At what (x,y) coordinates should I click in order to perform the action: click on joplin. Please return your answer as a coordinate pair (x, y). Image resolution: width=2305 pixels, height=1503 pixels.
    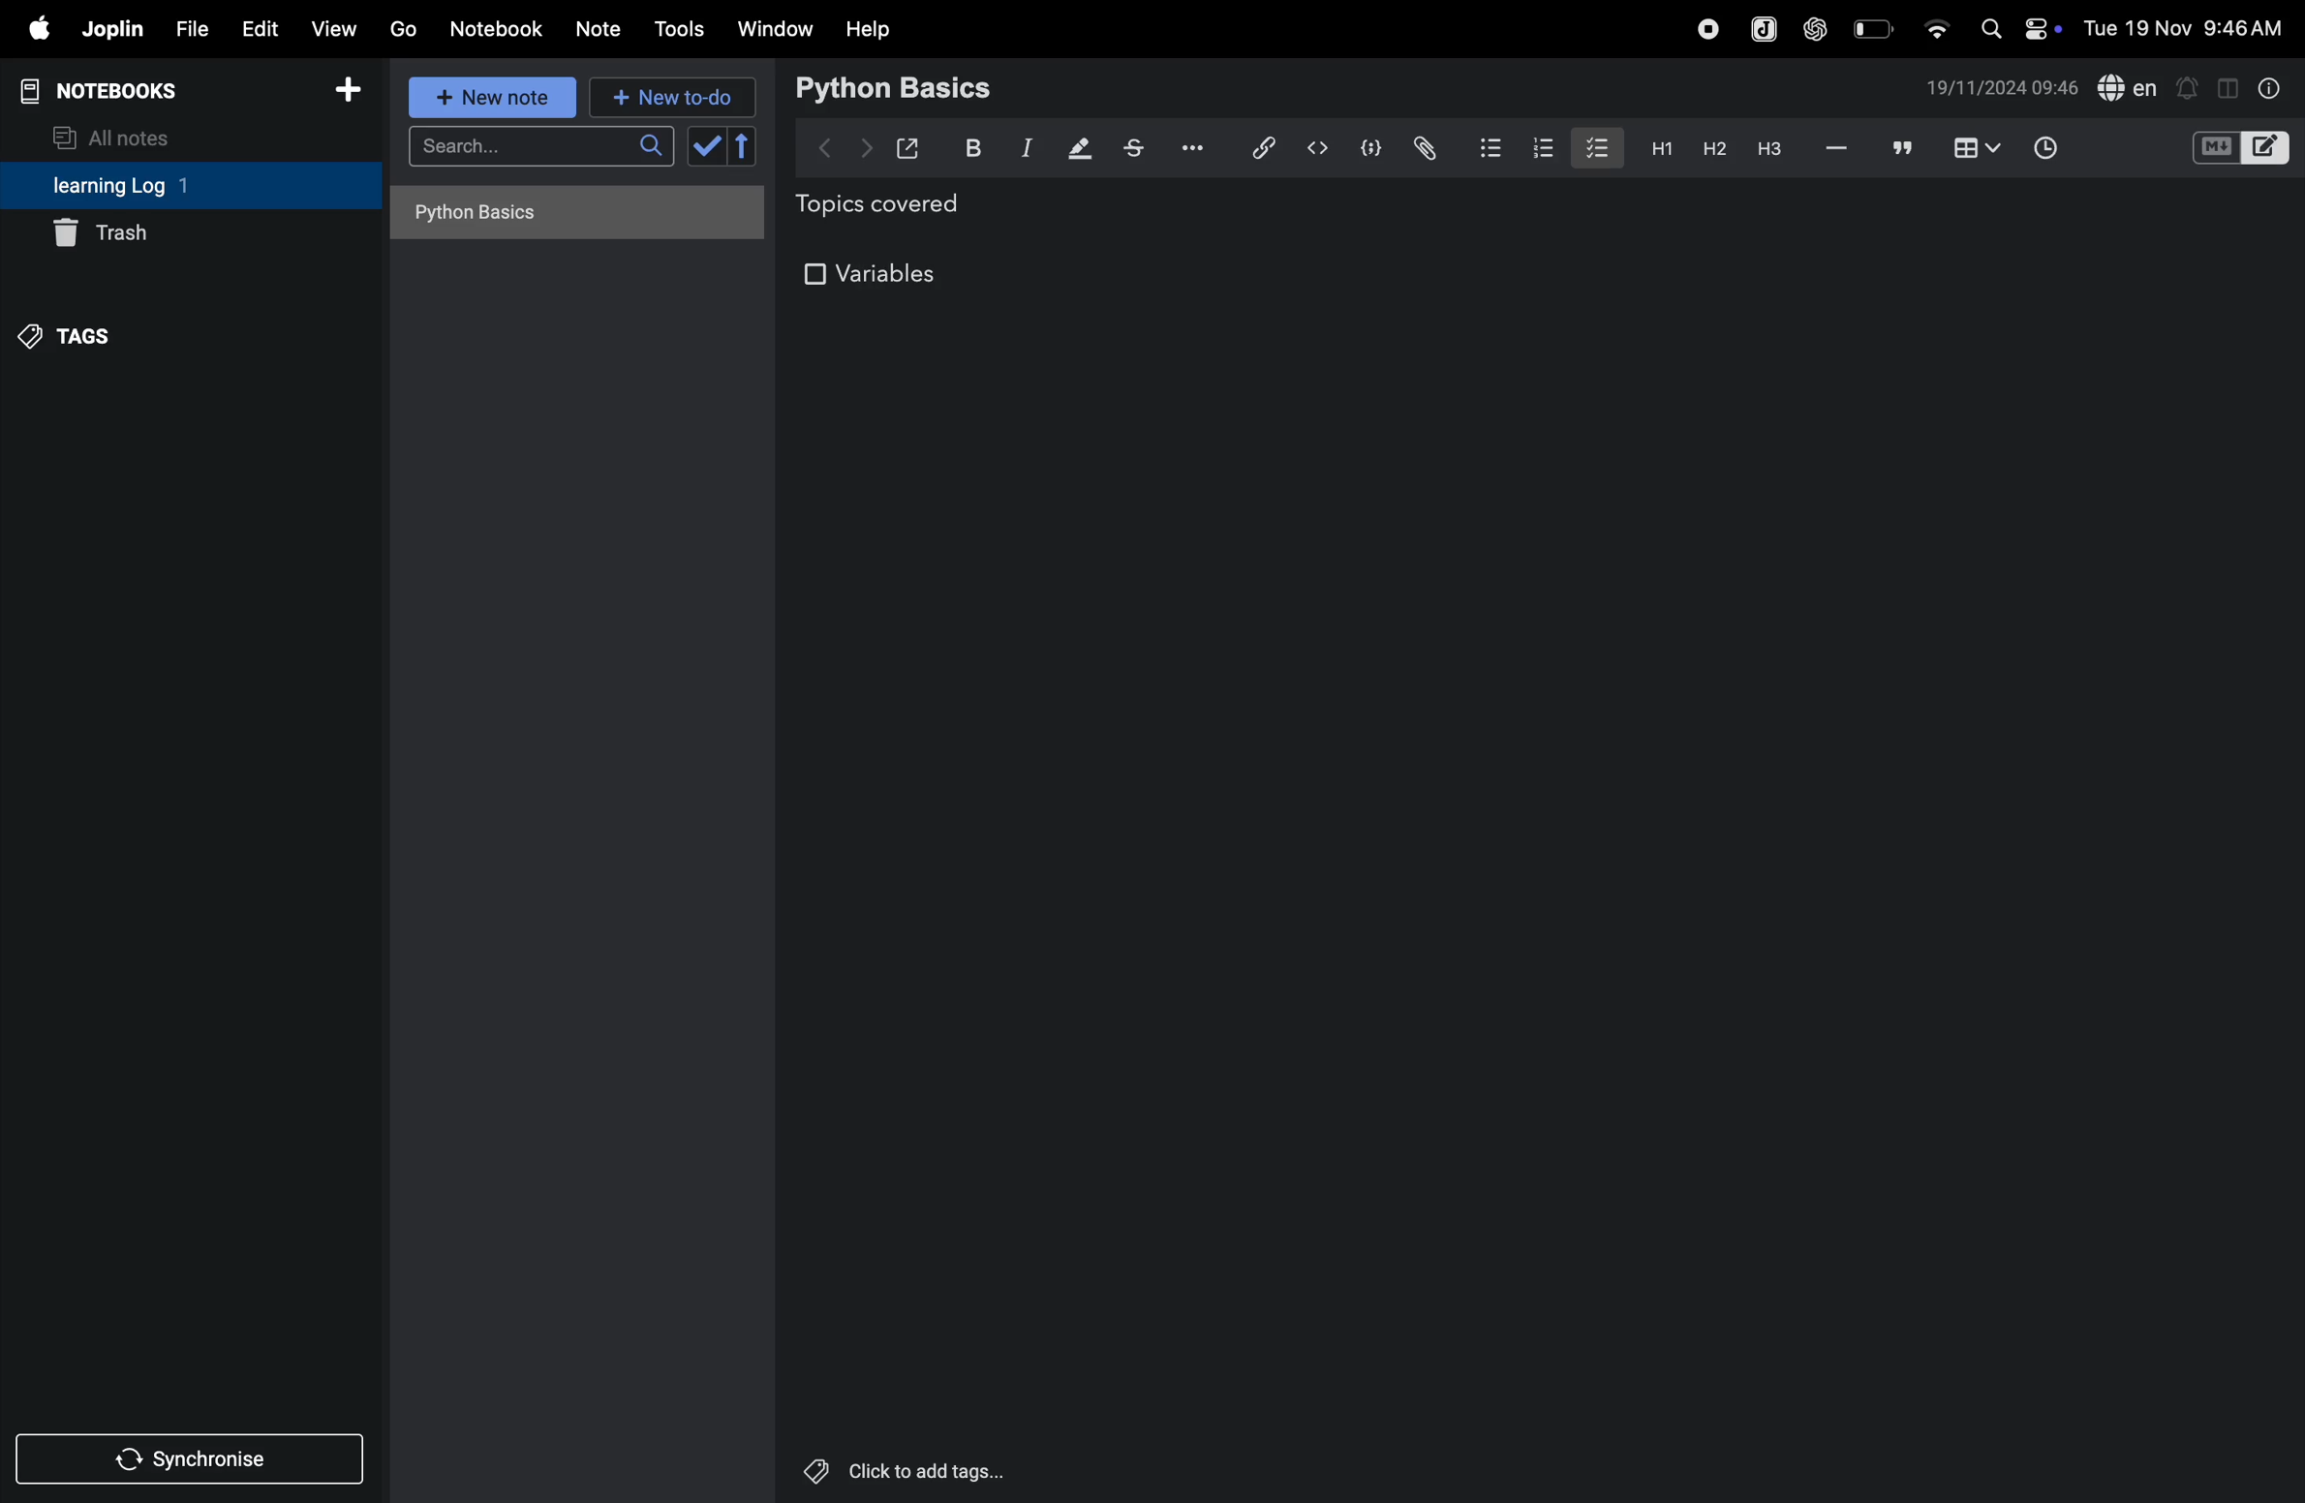
    Looking at the image, I should click on (110, 29).